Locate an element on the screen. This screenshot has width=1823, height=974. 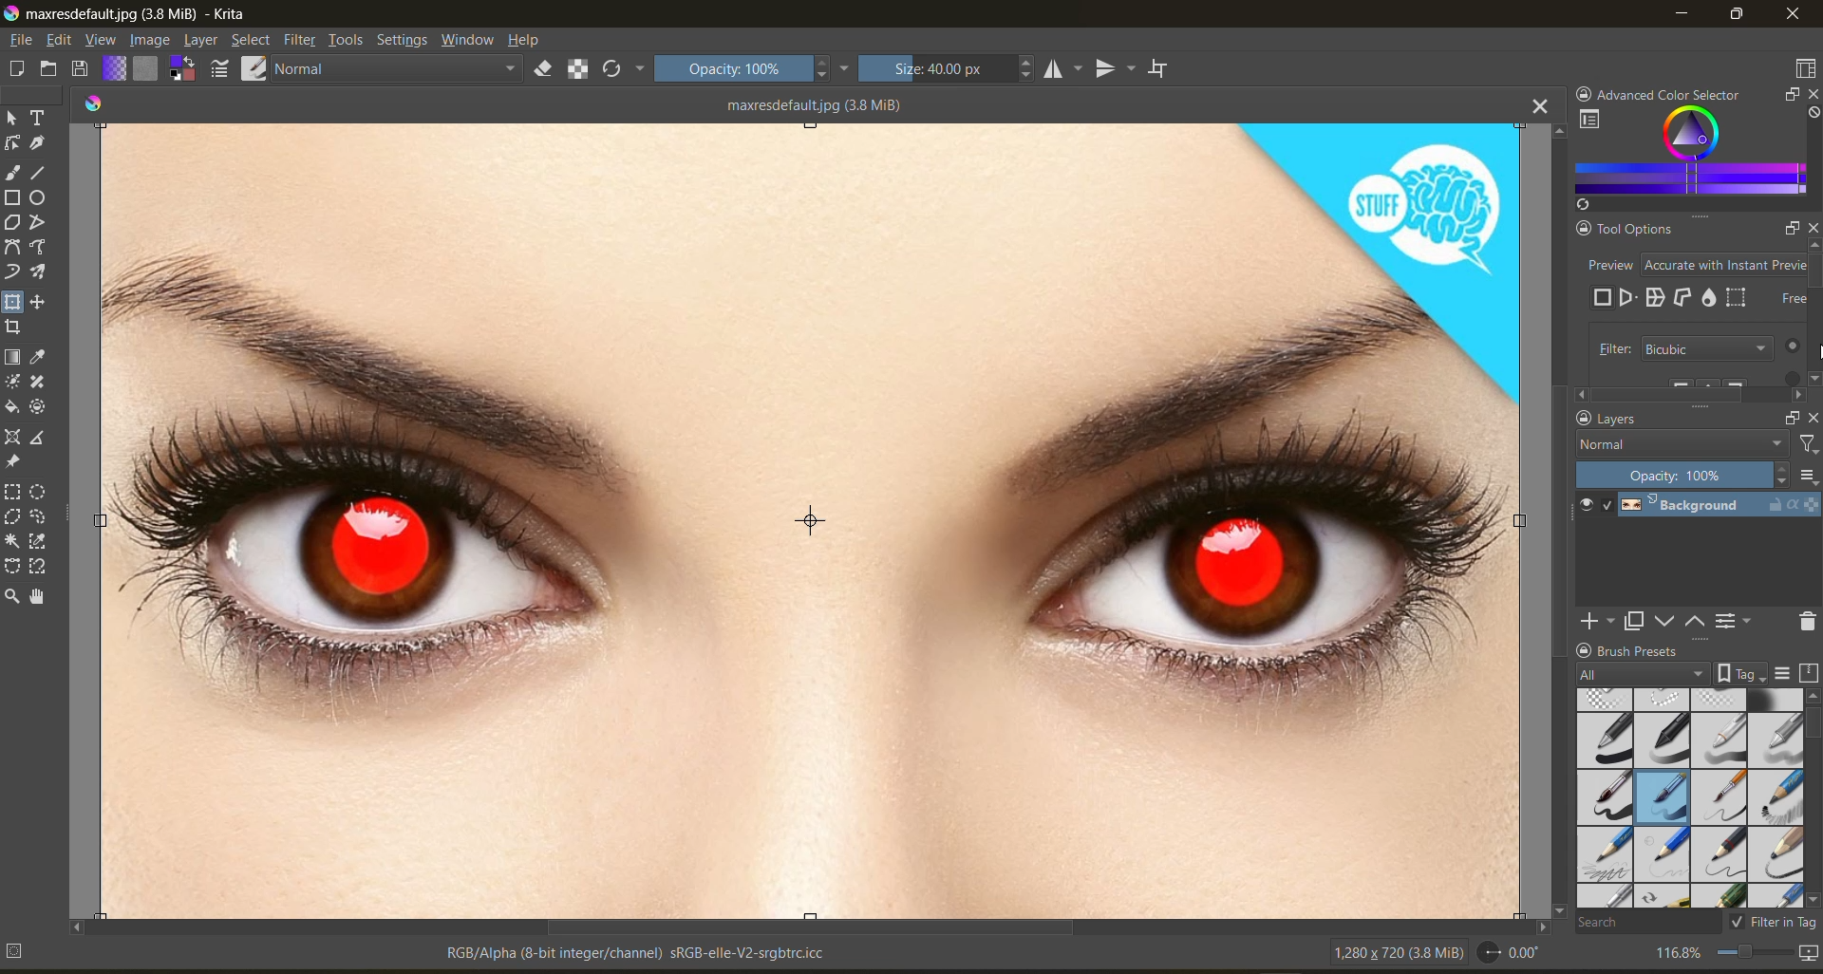
Brush Presets is located at coordinates (1679, 650).